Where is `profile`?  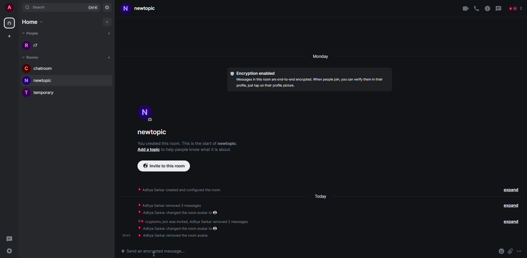 profile is located at coordinates (145, 113).